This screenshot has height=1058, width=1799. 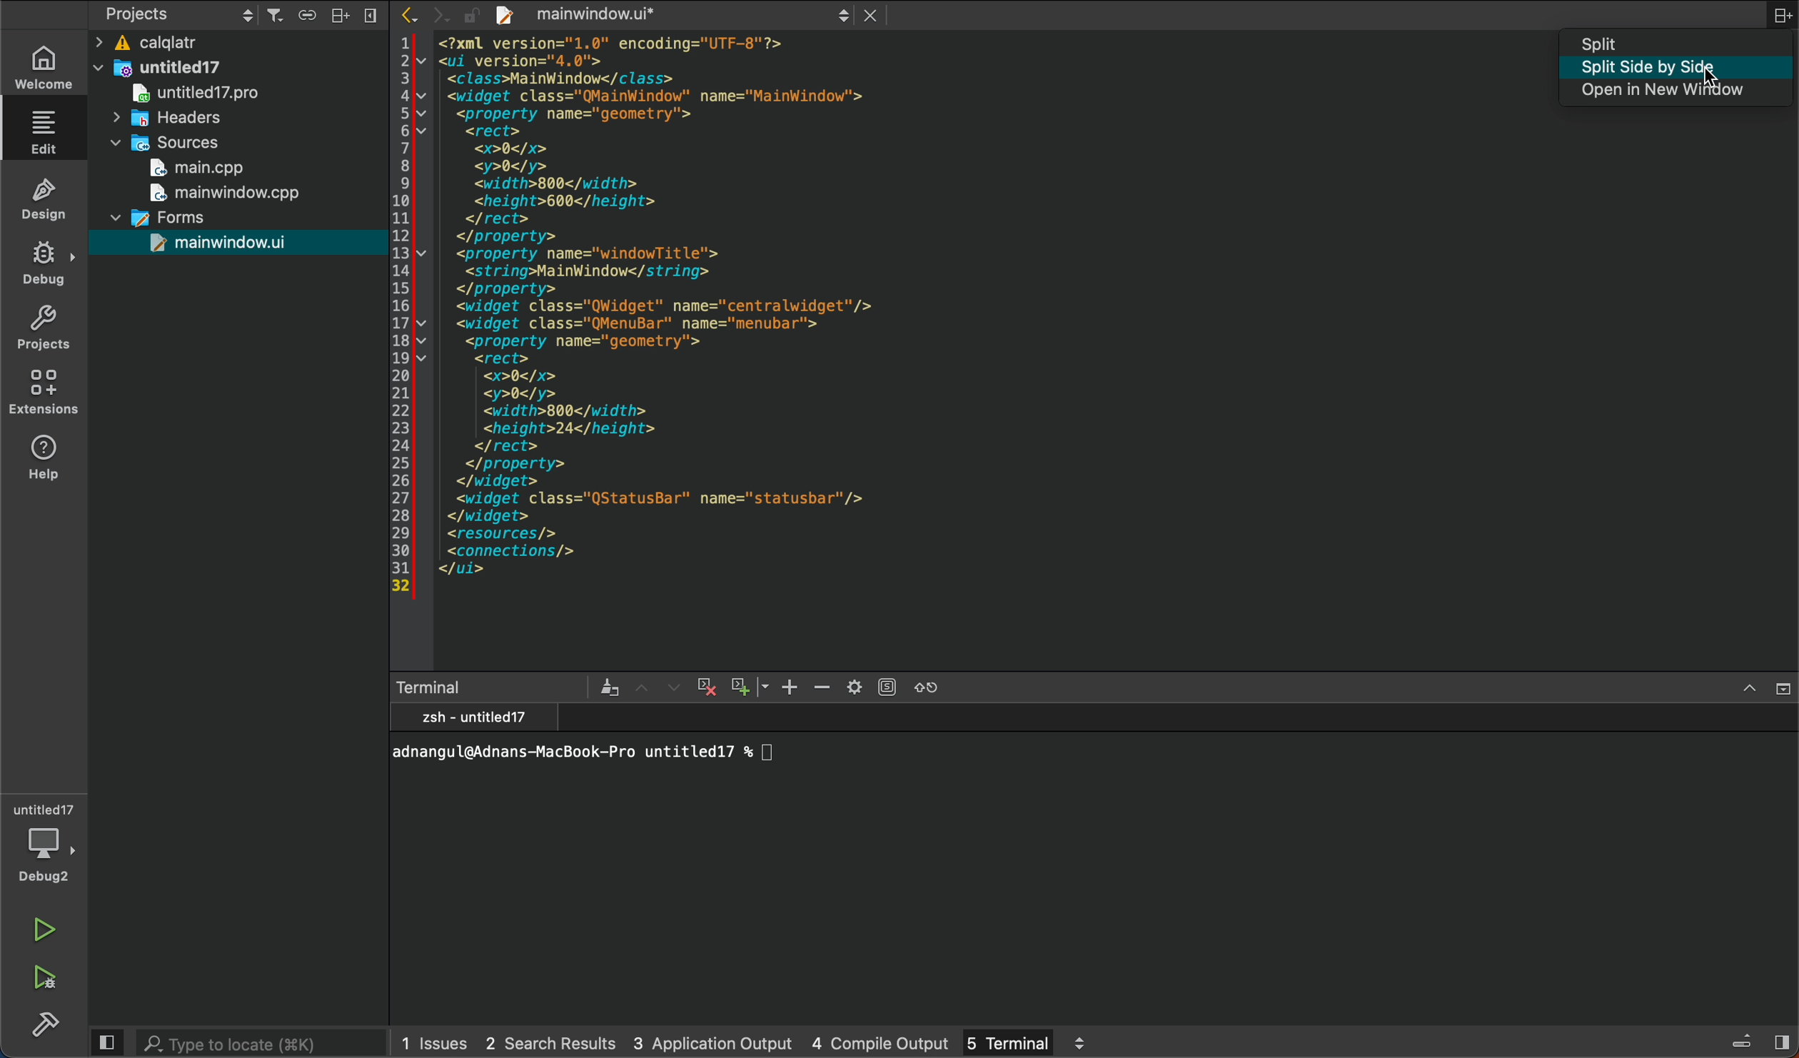 What do you see at coordinates (177, 15) in the screenshot?
I see `projects` at bounding box center [177, 15].